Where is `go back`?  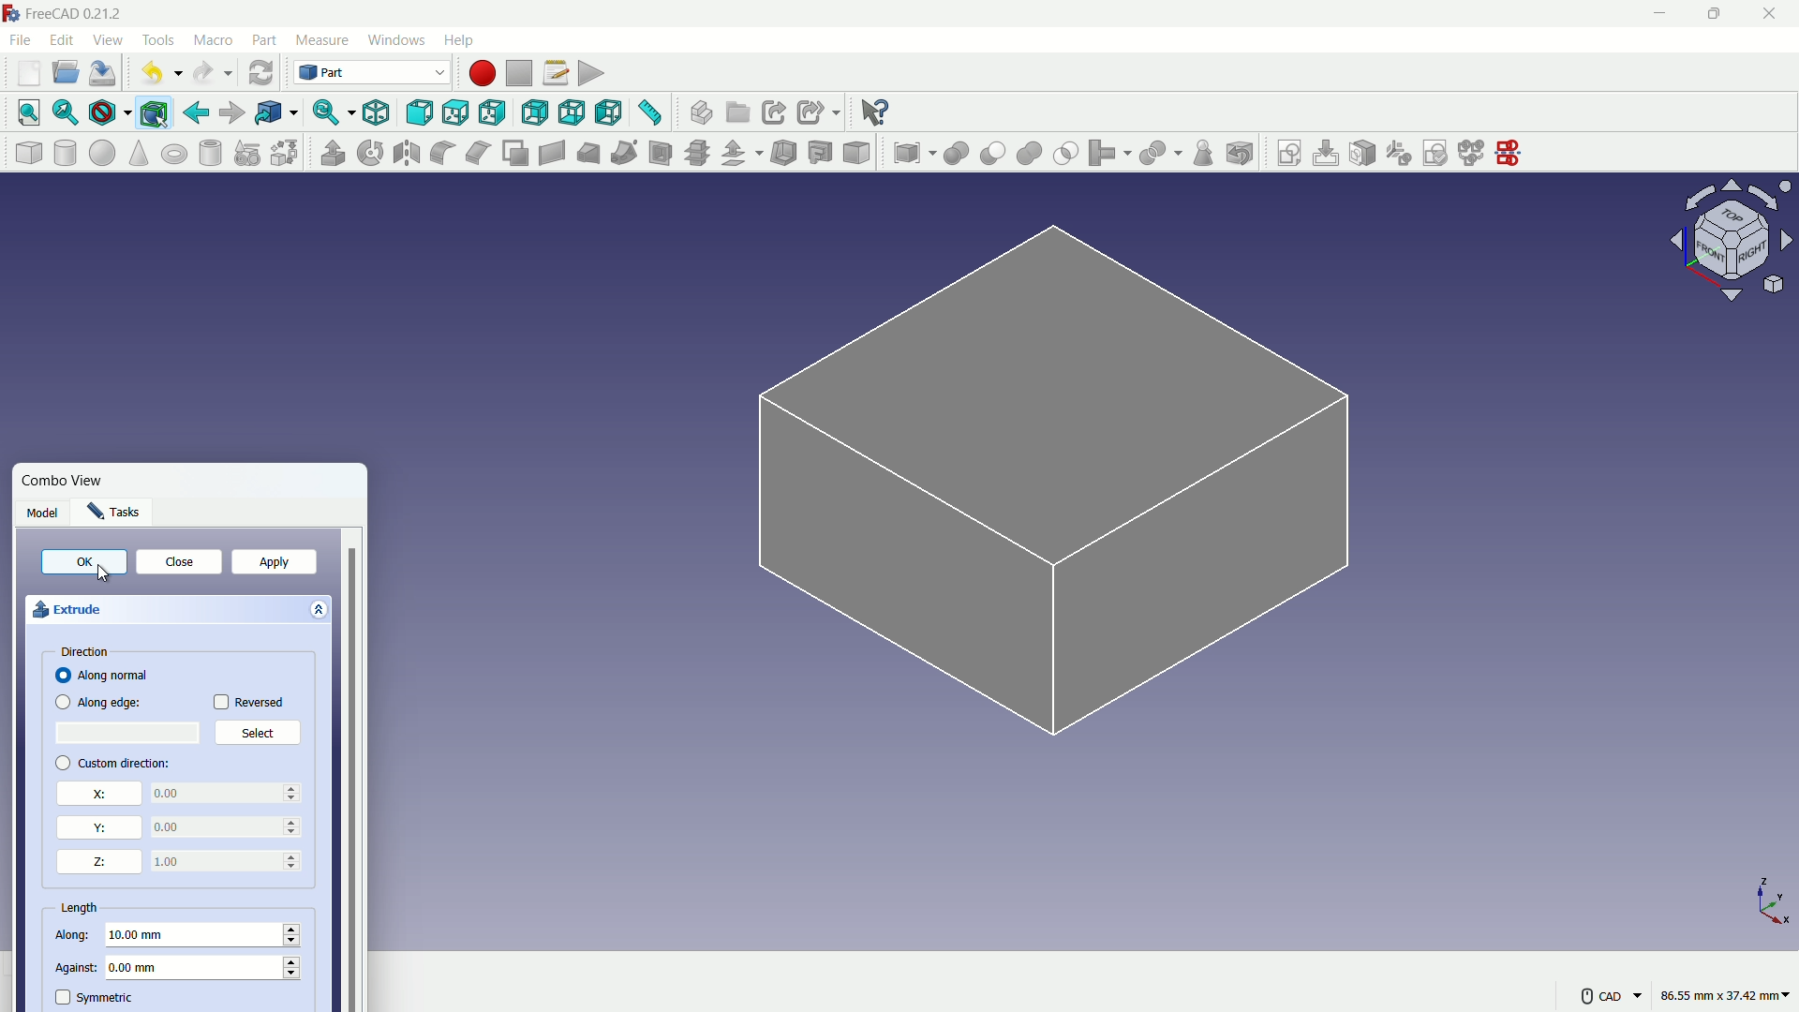
go back is located at coordinates (197, 113).